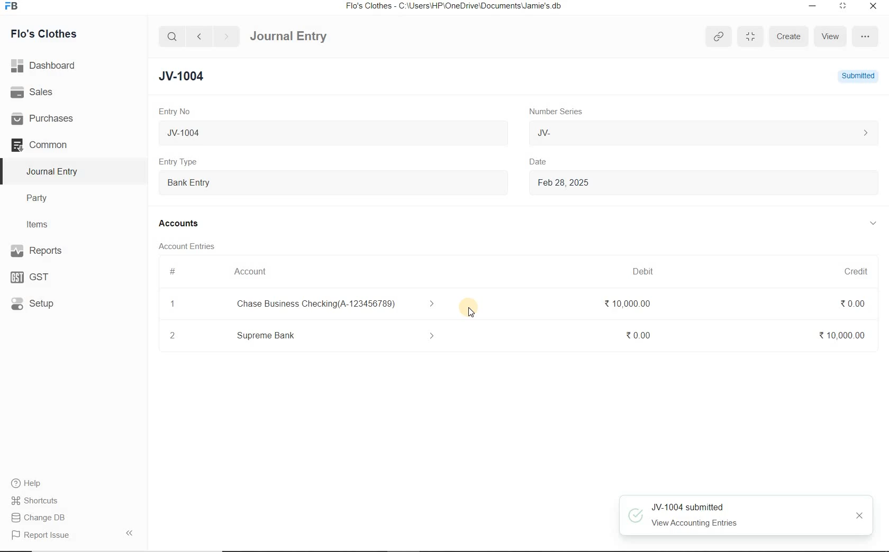 The width and height of the screenshot is (889, 552). I want to click on Dashboard, so click(47, 65).